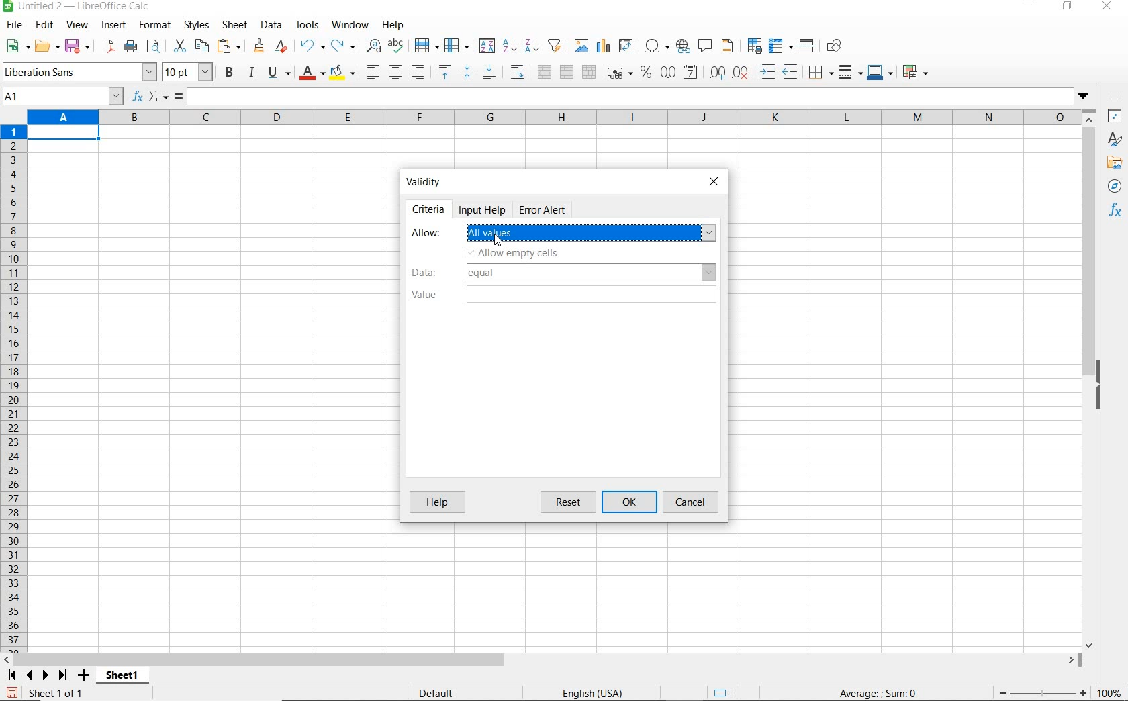  Describe the element at coordinates (395, 73) in the screenshot. I see `align center` at that location.